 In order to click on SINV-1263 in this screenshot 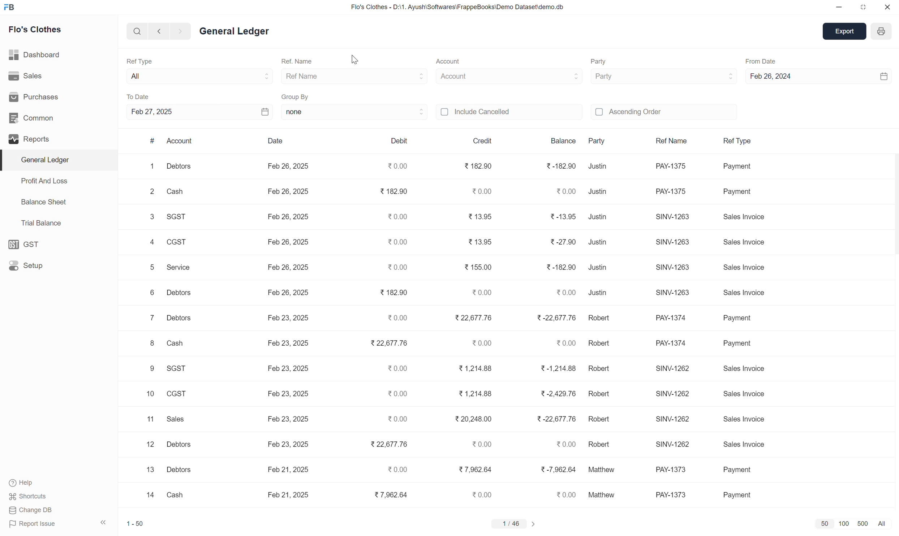, I will do `click(671, 217)`.